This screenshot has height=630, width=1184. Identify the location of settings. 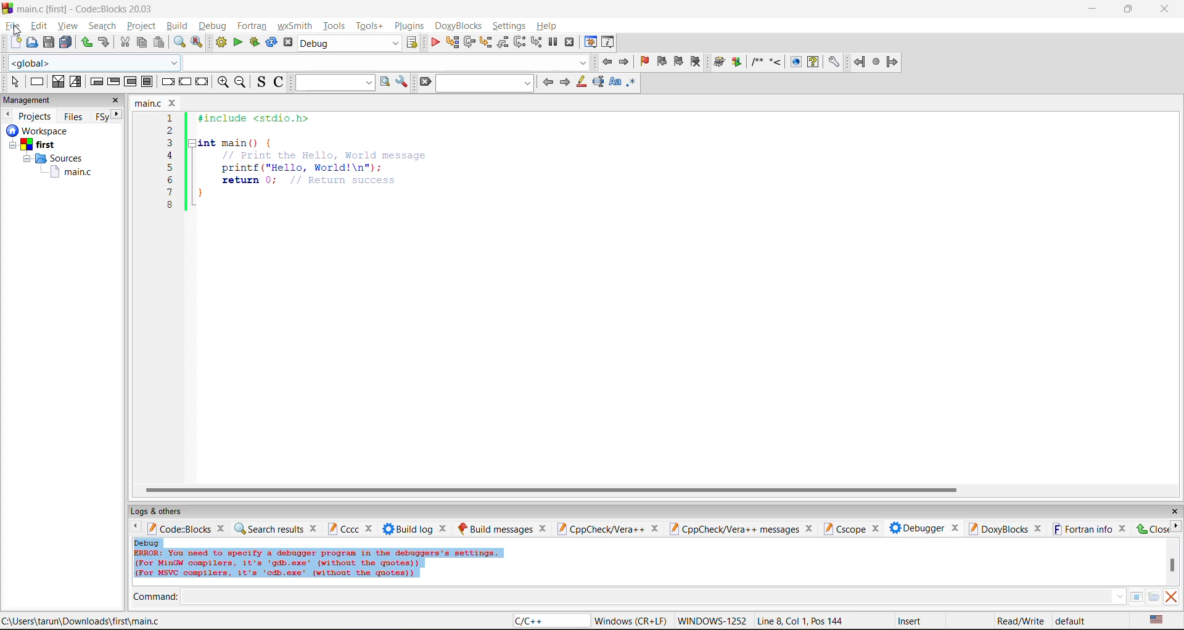
(510, 26).